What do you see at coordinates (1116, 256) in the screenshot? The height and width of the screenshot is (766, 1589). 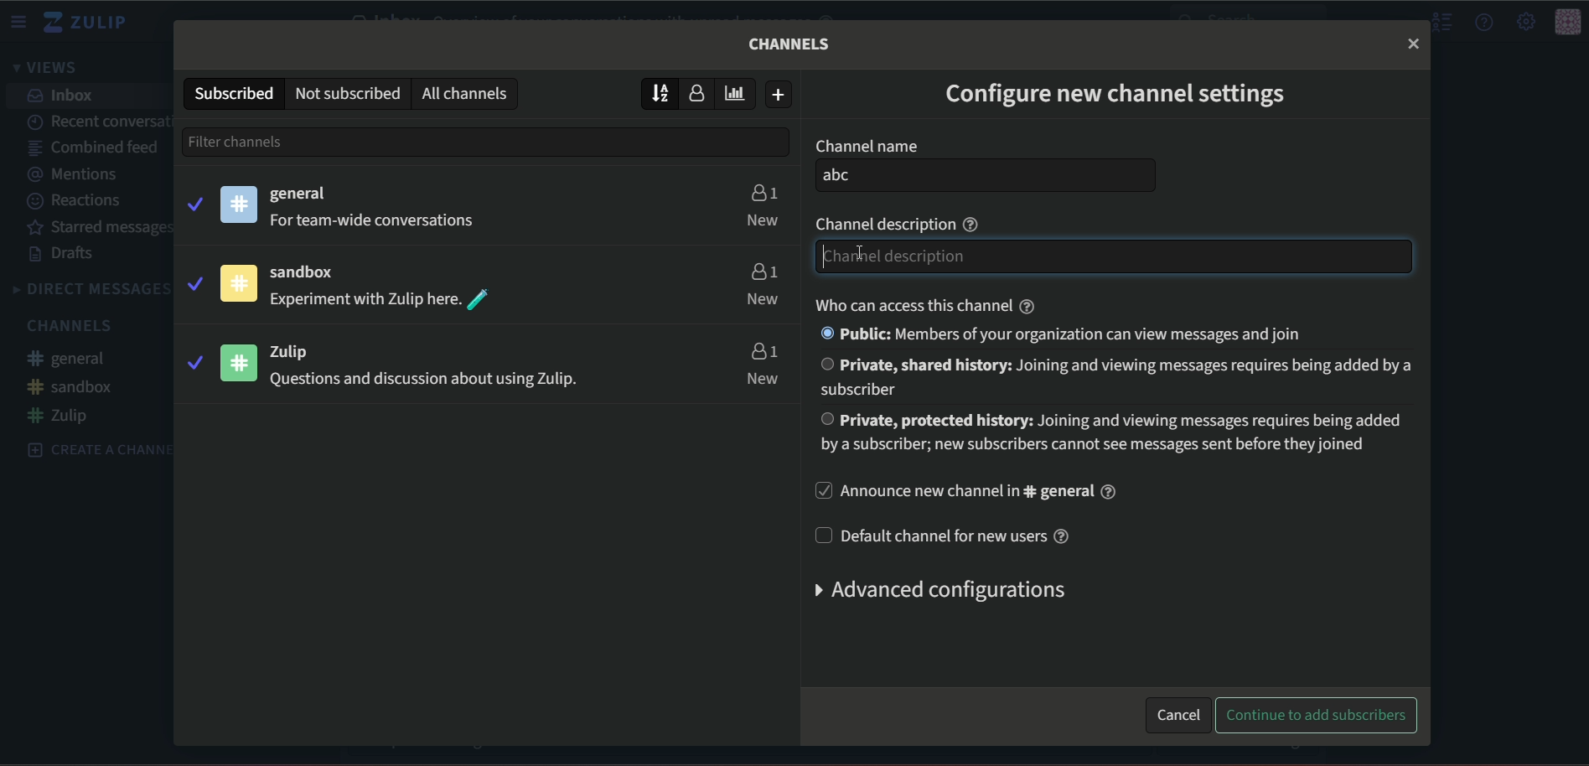 I see `channel description` at bounding box center [1116, 256].